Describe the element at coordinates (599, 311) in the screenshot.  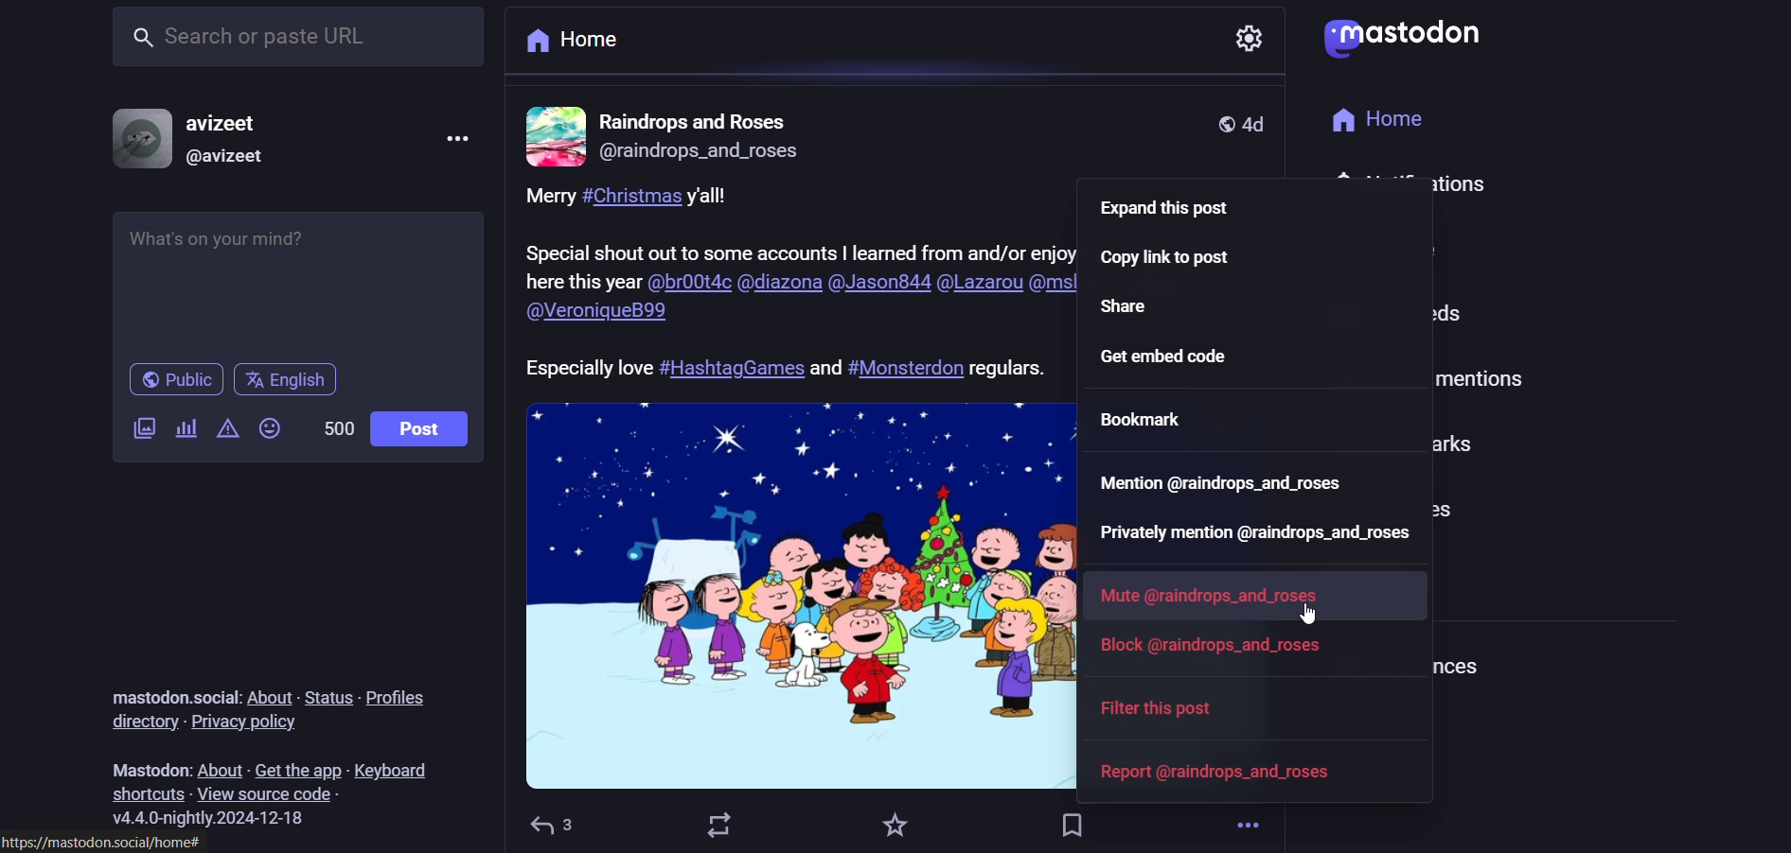
I see `@veroniqueB99` at that location.